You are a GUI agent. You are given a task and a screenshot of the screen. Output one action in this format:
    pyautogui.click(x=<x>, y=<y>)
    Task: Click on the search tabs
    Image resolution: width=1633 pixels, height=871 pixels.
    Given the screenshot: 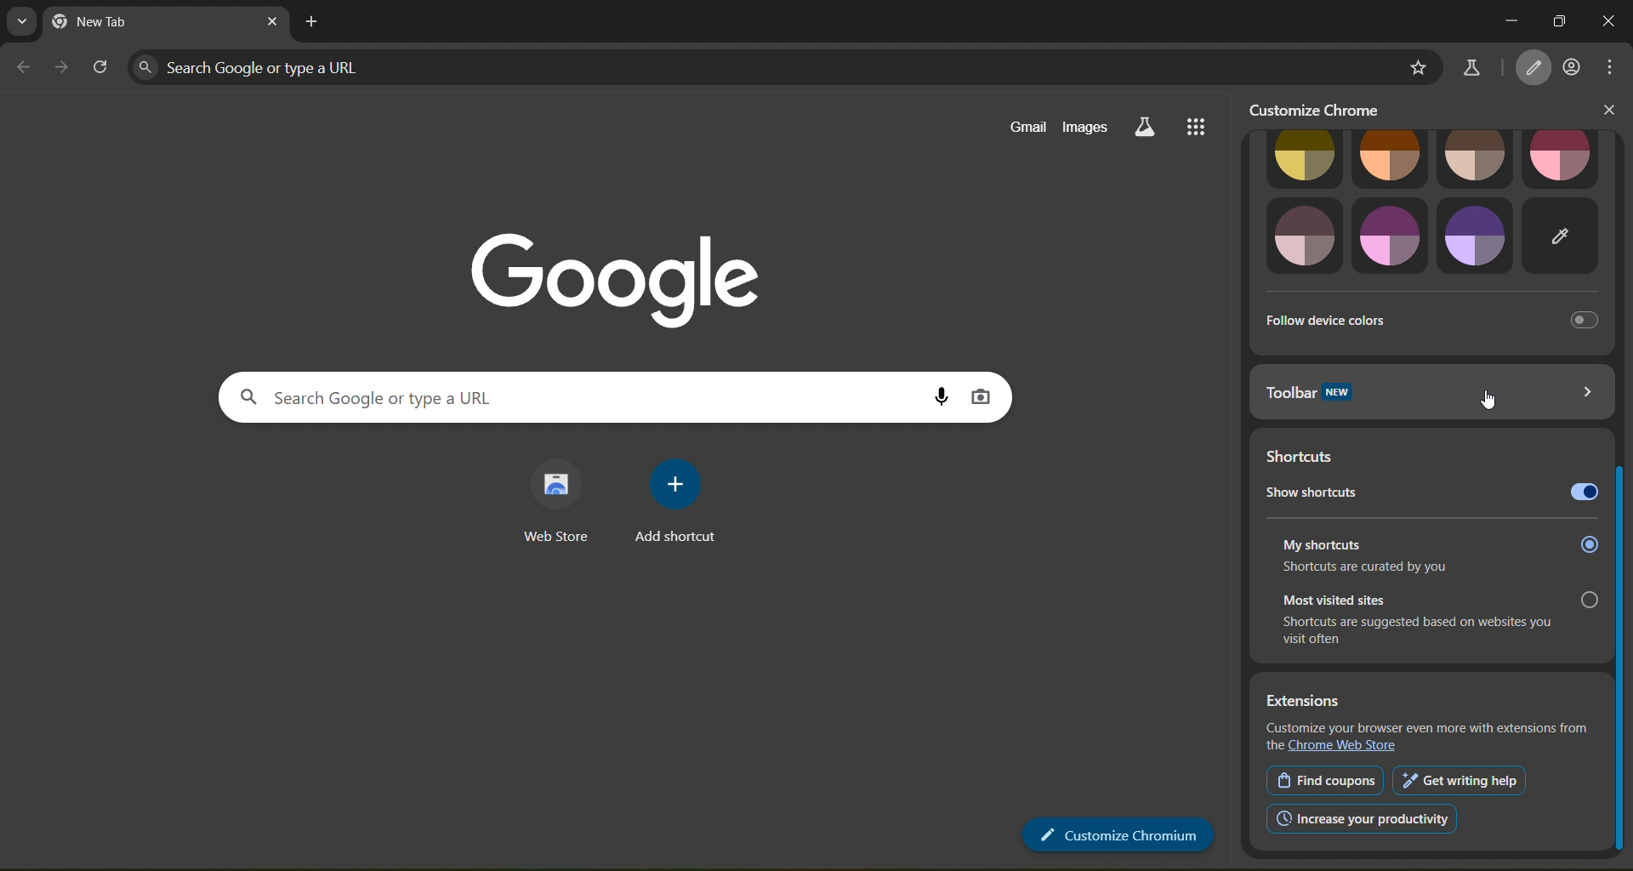 What is the action you would take?
    pyautogui.click(x=21, y=20)
    